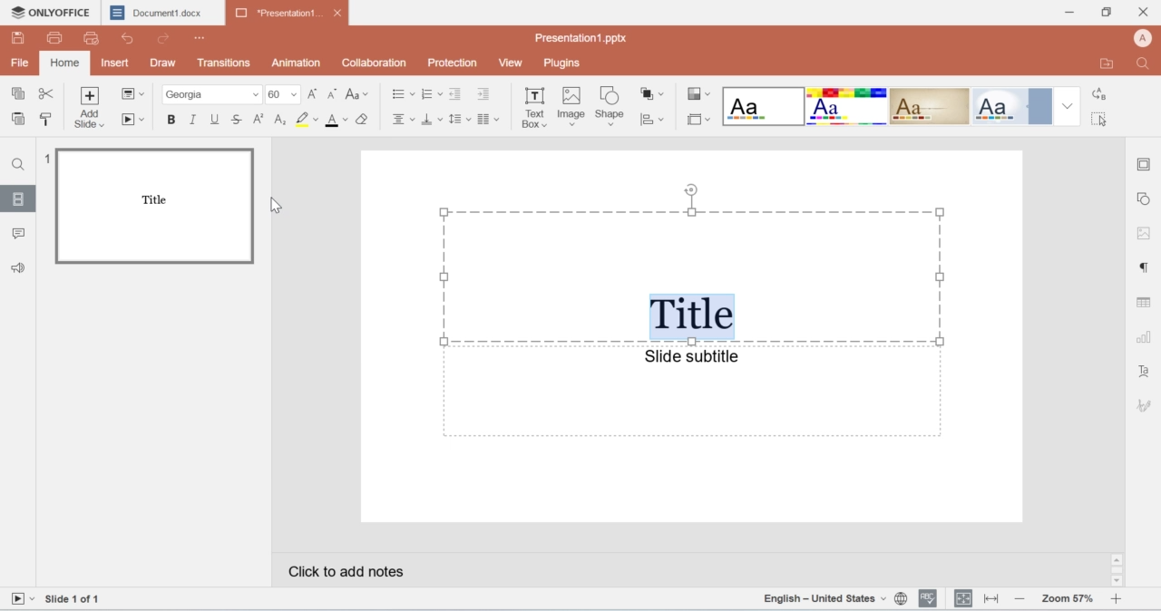  What do you see at coordinates (162, 12) in the screenshot?
I see `Document1.docx` at bounding box center [162, 12].